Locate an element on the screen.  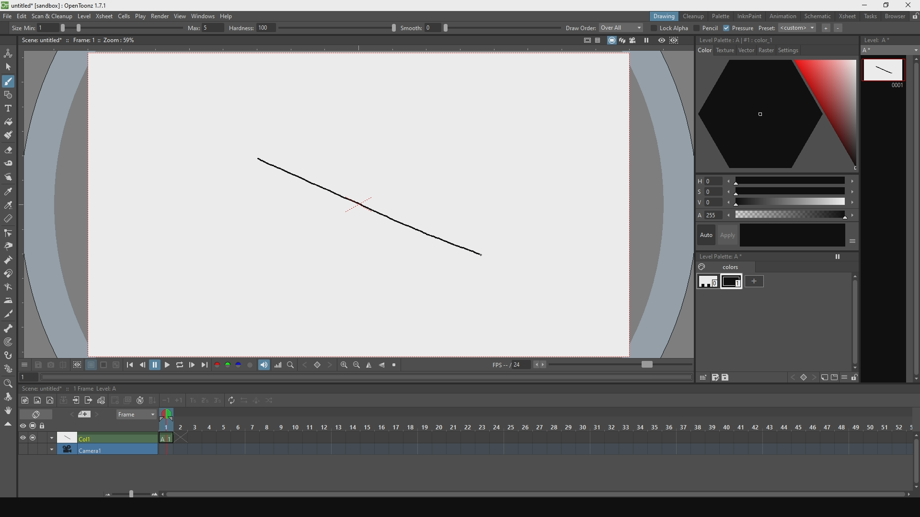
scene details is located at coordinates (84, 41).